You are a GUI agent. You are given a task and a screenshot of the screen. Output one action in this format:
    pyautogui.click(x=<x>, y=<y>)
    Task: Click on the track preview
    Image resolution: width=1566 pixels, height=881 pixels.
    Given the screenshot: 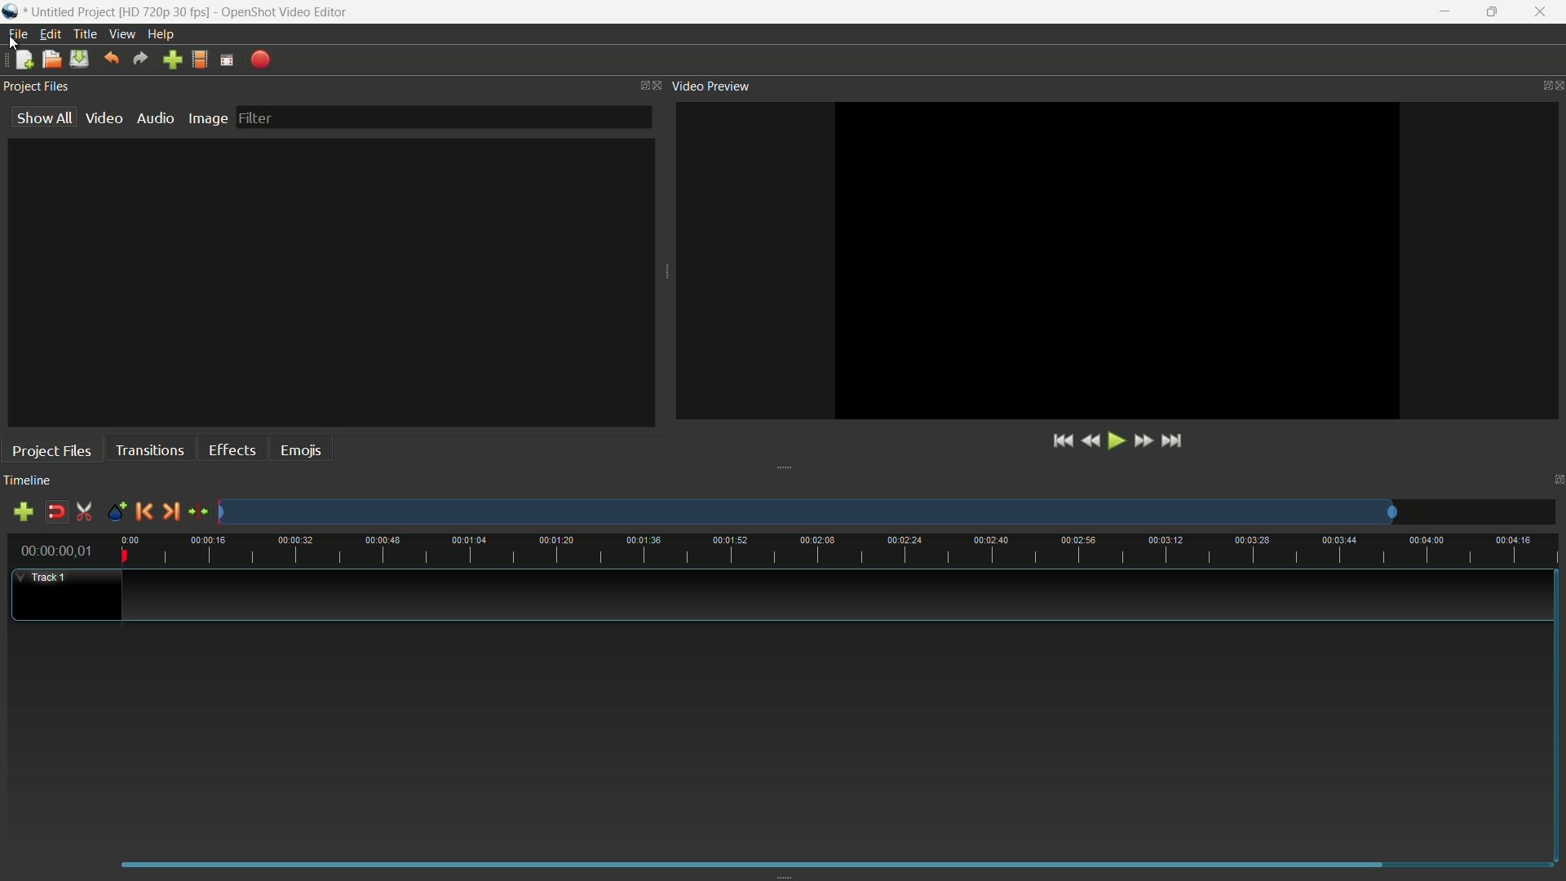 What is the action you would take?
    pyautogui.click(x=805, y=513)
    